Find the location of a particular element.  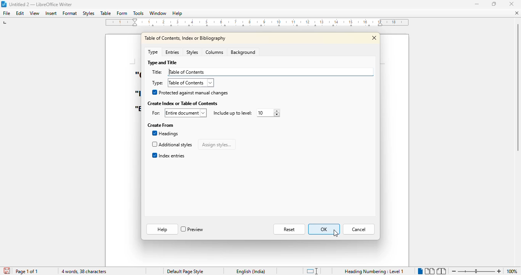

increment or decrement index level is located at coordinates (266, 113).